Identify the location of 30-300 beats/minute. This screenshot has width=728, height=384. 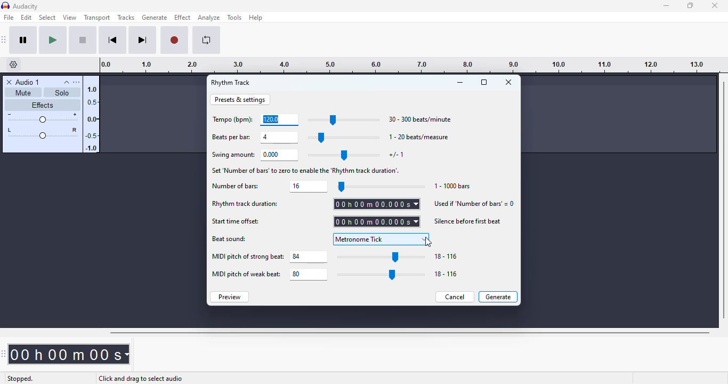
(419, 119).